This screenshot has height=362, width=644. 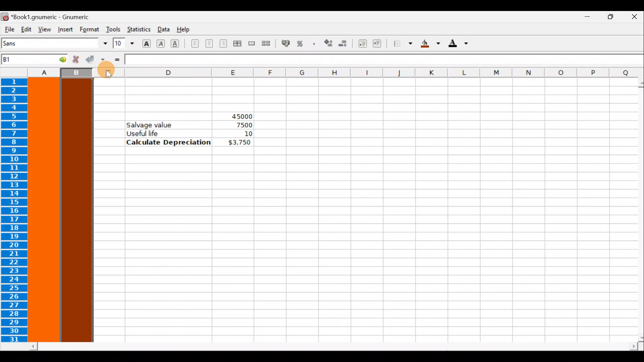 I want to click on Align right, so click(x=223, y=44).